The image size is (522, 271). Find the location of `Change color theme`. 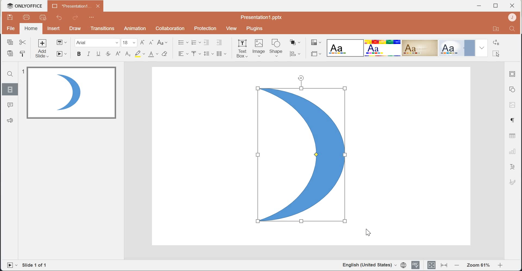

Change color theme is located at coordinates (315, 42).